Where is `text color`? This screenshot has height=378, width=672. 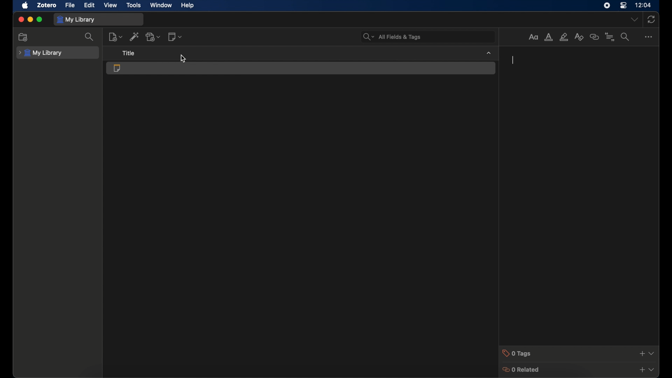
text color is located at coordinates (548, 37).